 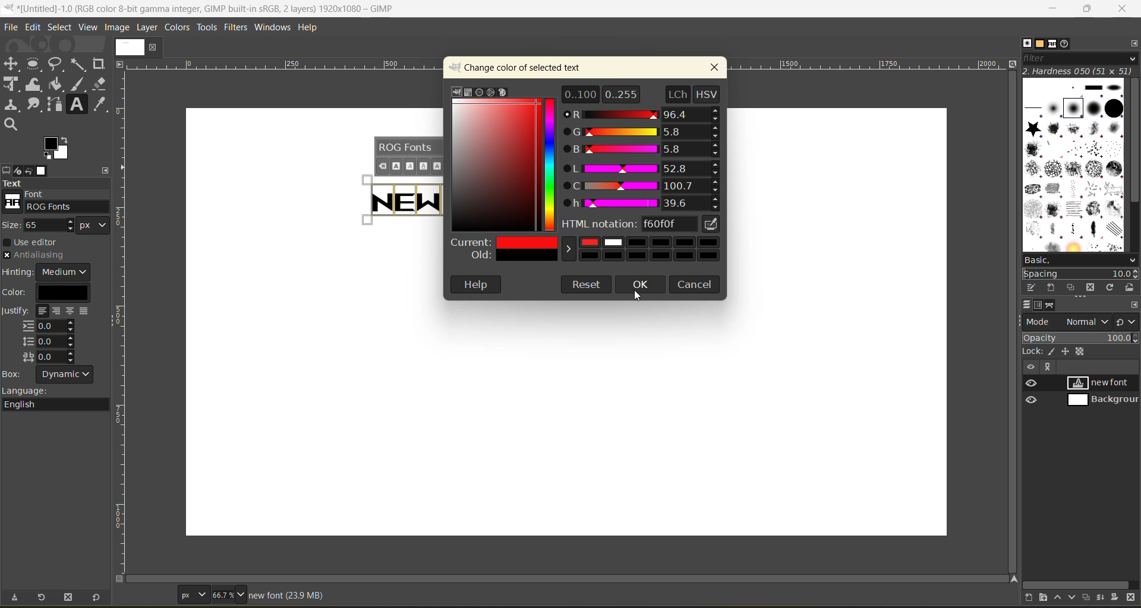 What do you see at coordinates (1030, 367) in the screenshot?
I see `hide` at bounding box center [1030, 367].